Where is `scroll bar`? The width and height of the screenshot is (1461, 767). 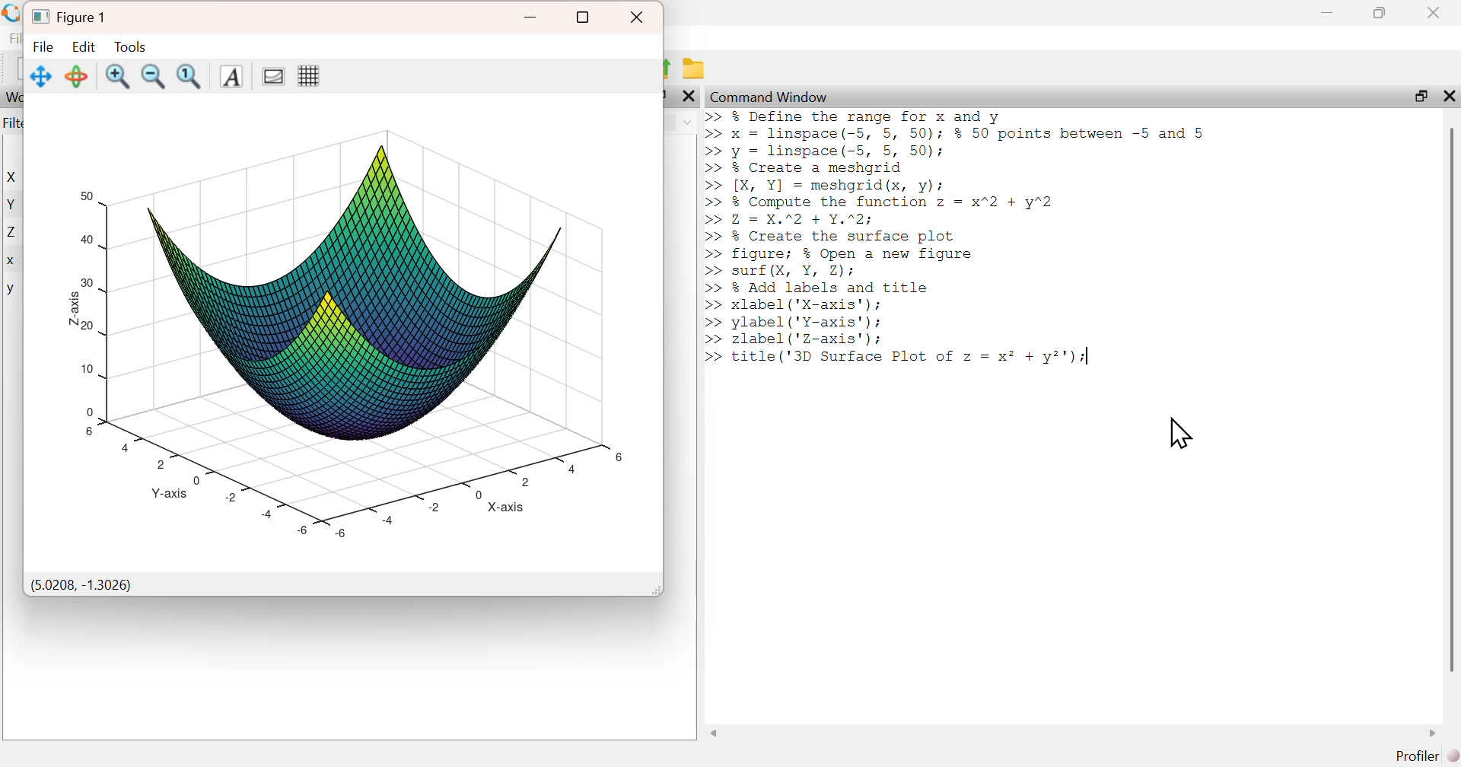
scroll bar is located at coordinates (1451, 399).